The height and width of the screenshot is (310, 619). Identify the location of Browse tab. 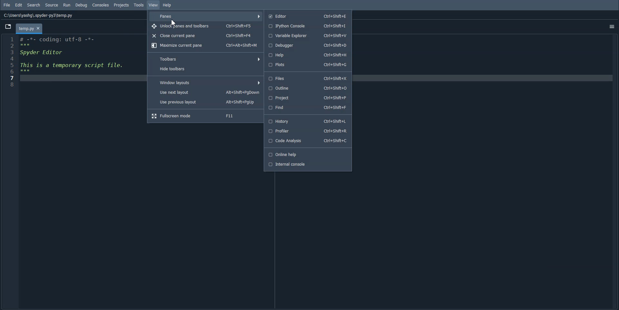
(8, 26).